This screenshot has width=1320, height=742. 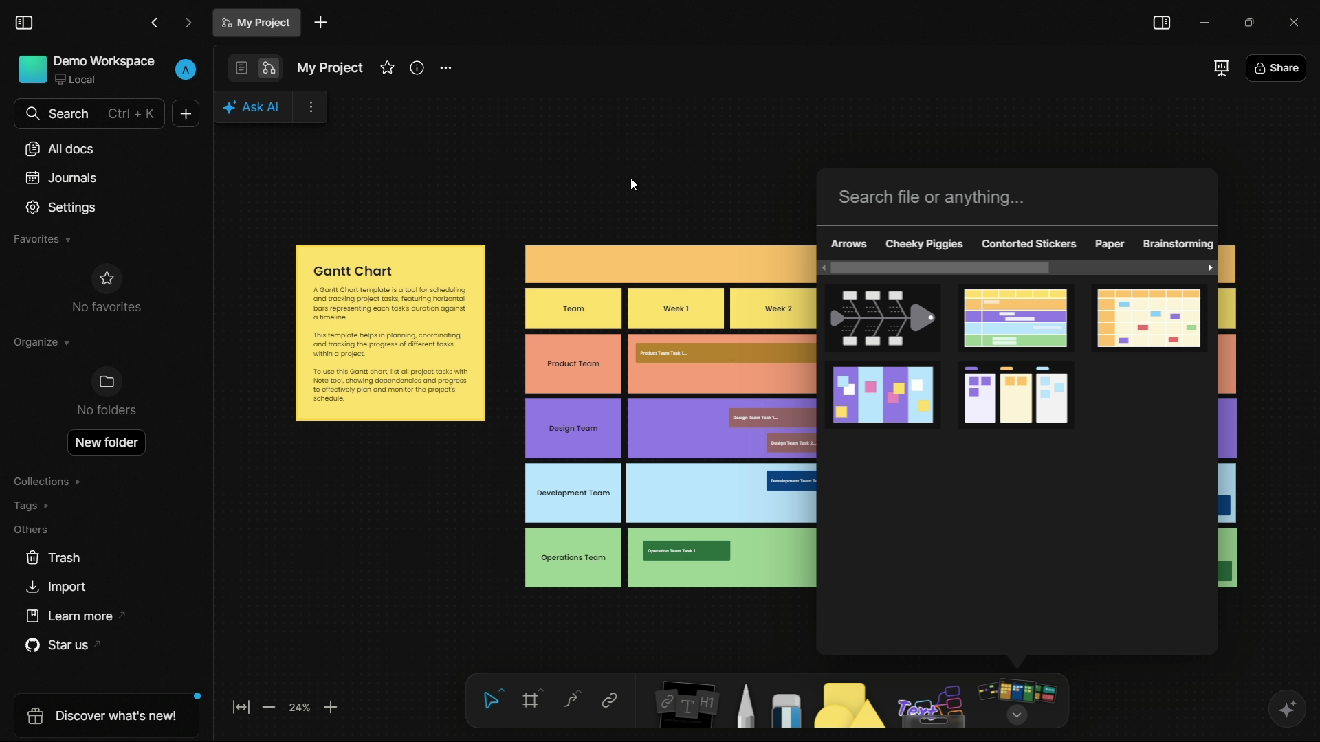 What do you see at coordinates (106, 287) in the screenshot?
I see `no favorites` at bounding box center [106, 287].